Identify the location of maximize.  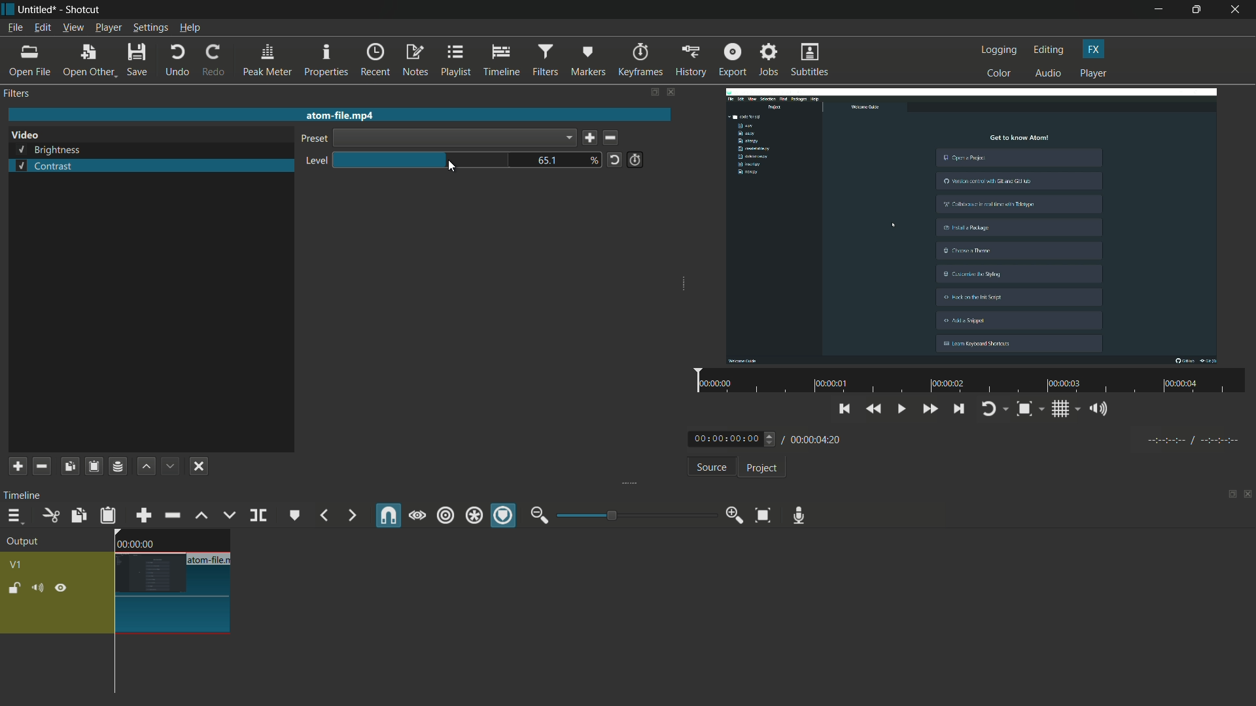
(1198, 10).